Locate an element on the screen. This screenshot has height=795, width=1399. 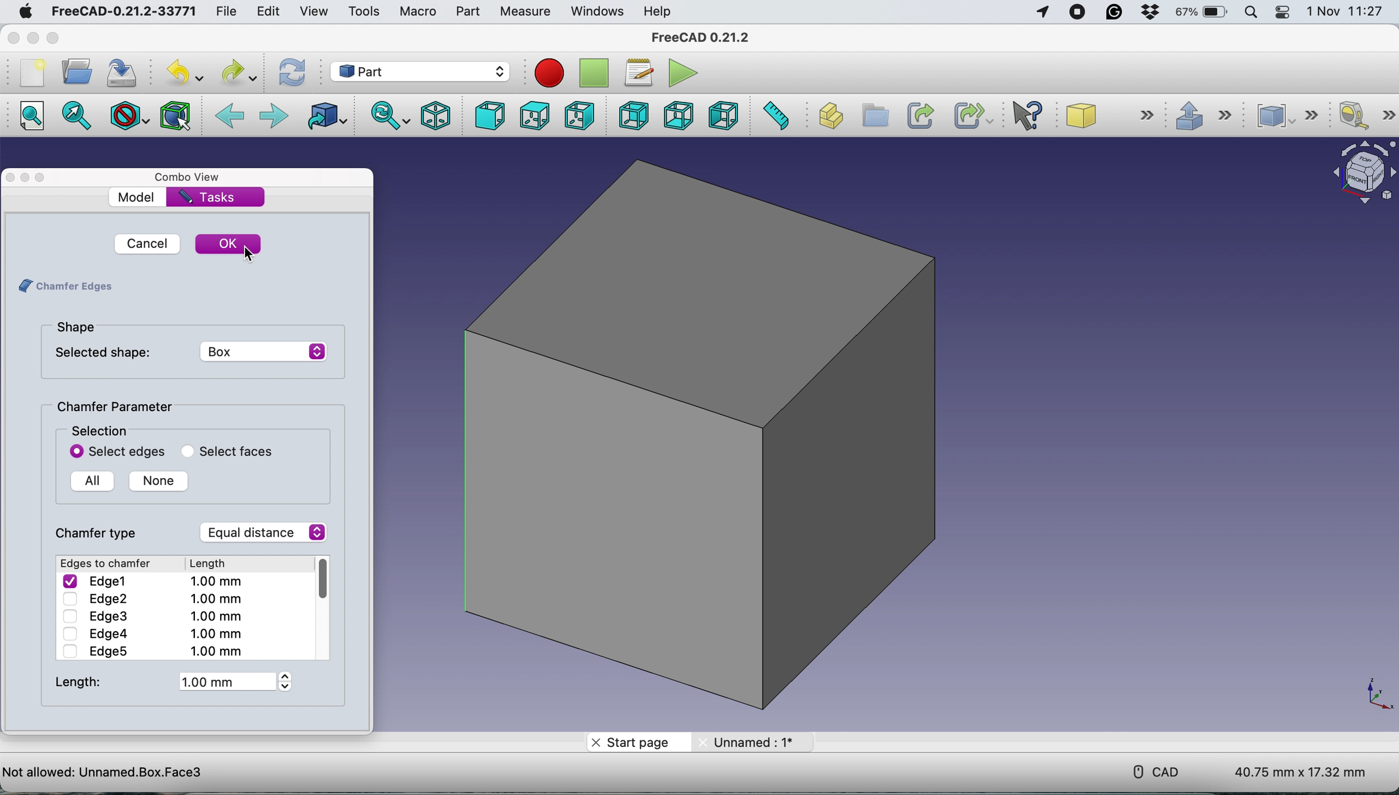
unnamed is located at coordinates (744, 742).